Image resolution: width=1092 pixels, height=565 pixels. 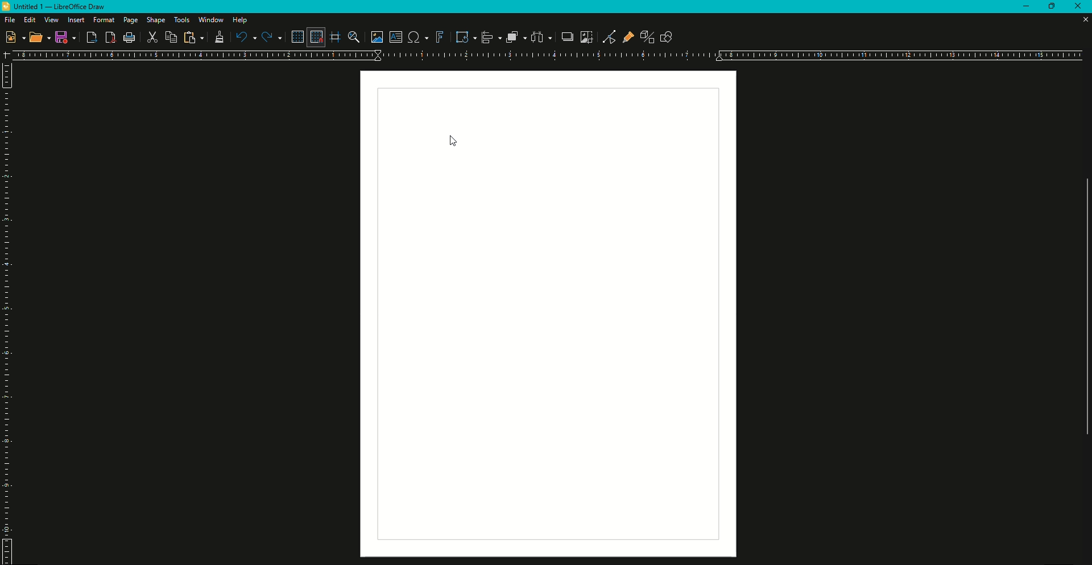 I want to click on Clone Formatting, so click(x=221, y=36).